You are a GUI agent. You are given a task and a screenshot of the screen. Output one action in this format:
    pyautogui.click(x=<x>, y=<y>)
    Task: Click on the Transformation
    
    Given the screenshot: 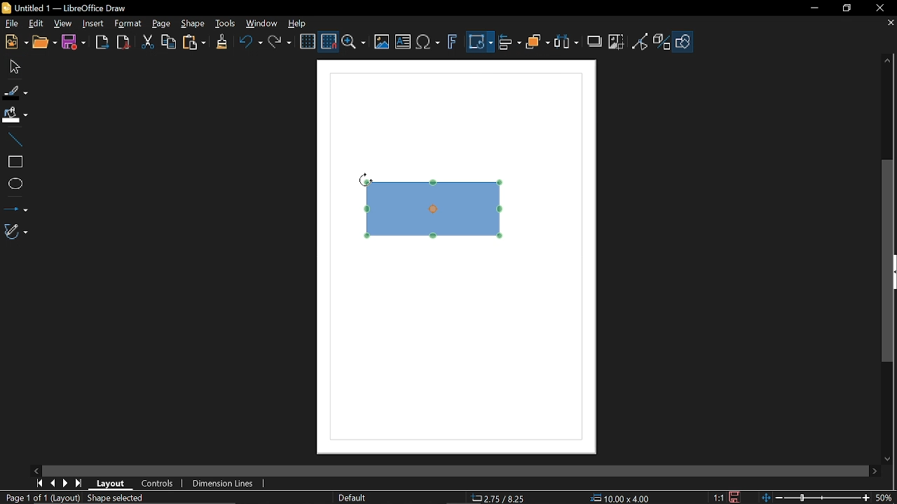 What is the action you would take?
    pyautogui.click(x=480, y=43)
    